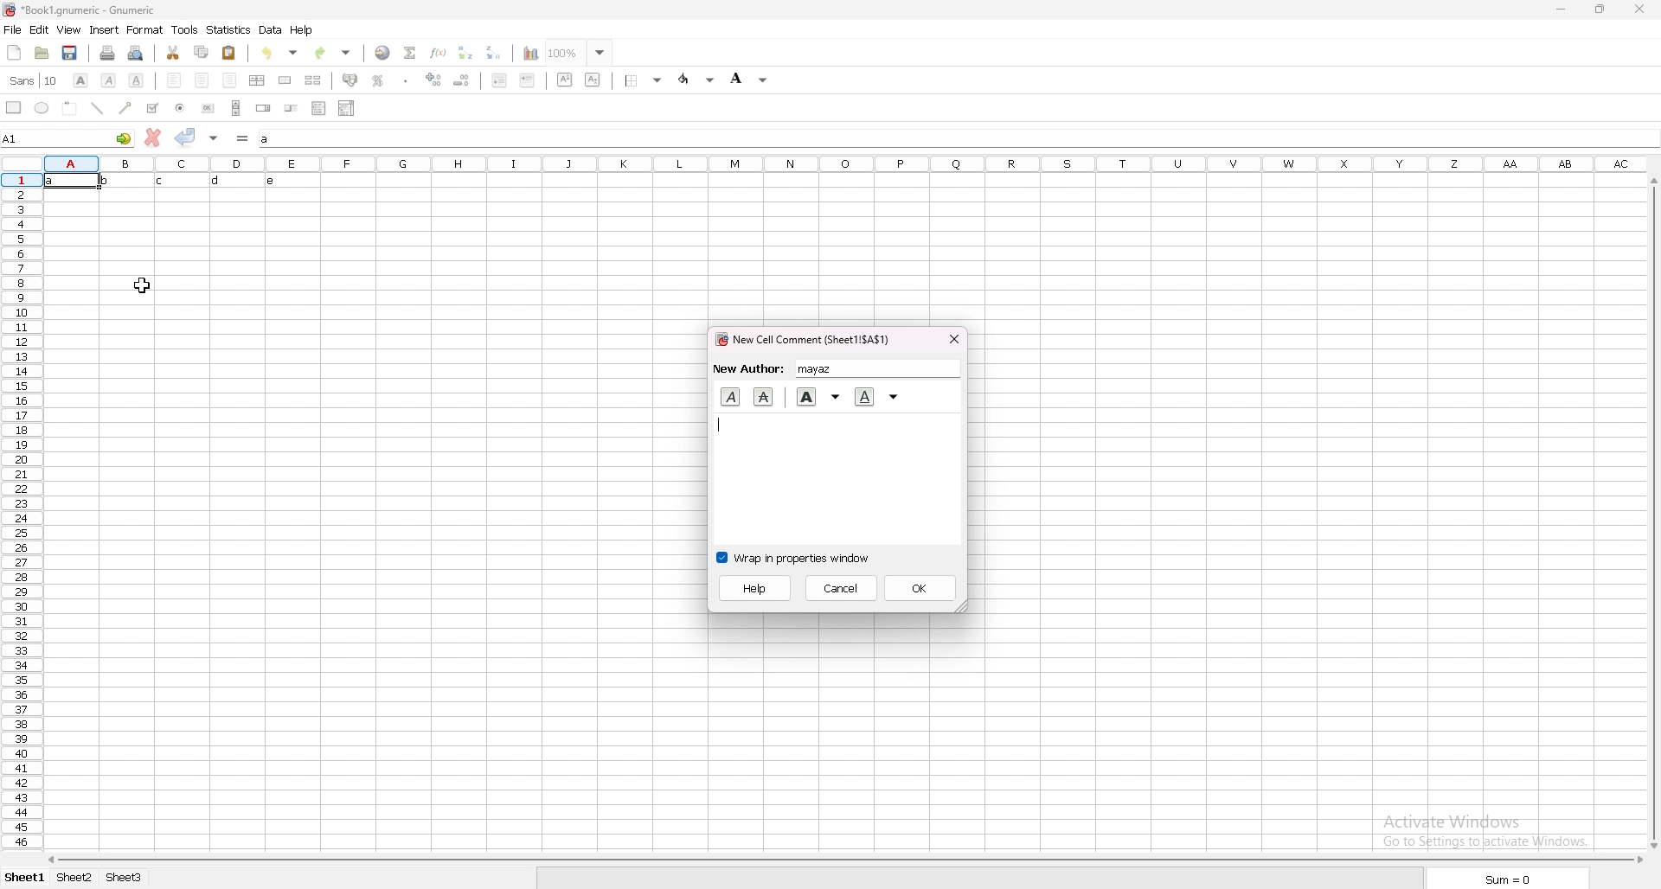 The image size is (1661, 889). I want to click on underline, so click(137, 80).